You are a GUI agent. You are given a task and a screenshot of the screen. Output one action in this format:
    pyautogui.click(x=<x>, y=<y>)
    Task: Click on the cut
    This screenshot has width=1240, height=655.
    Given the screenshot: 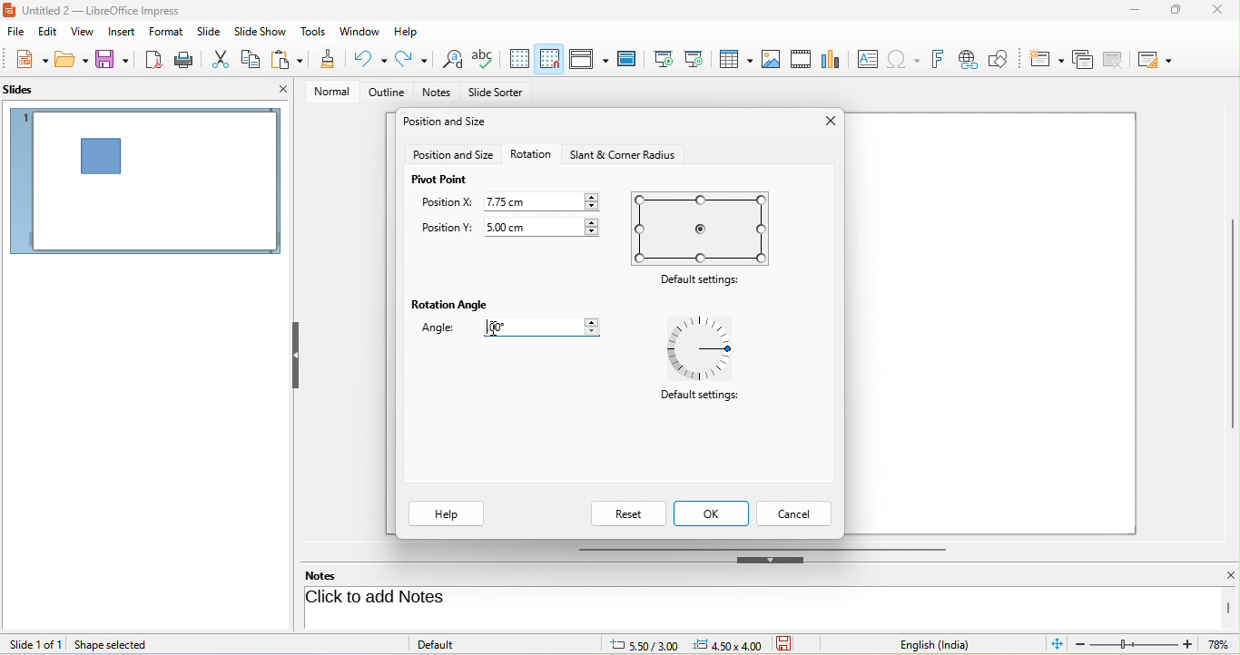 What is the action you would take?
    pyautogui.click(x=222, y=58)
    